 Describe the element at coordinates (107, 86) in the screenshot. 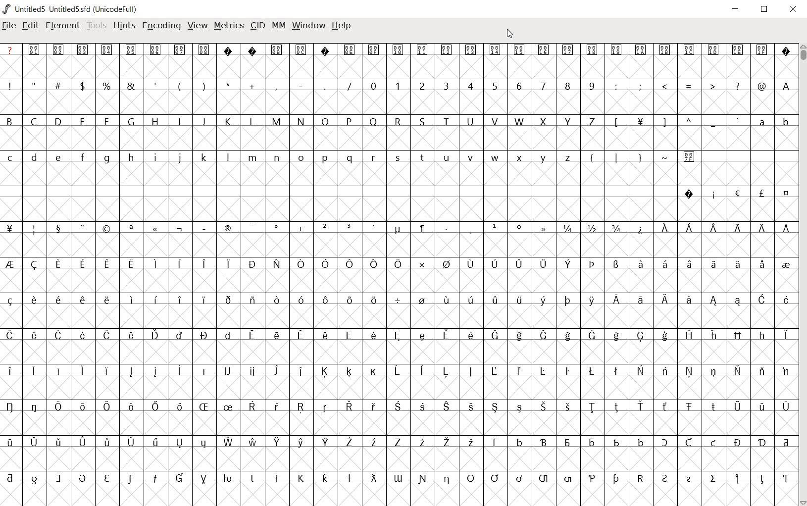

I see `%` at that location.